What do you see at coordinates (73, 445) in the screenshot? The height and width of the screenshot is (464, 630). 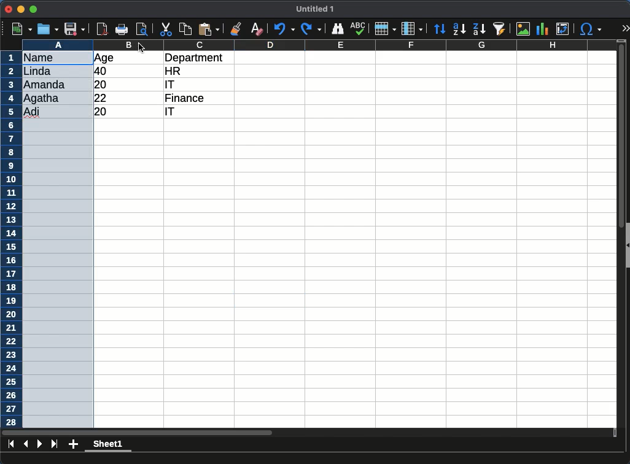 I see `add` at bounding box center [73, 445].